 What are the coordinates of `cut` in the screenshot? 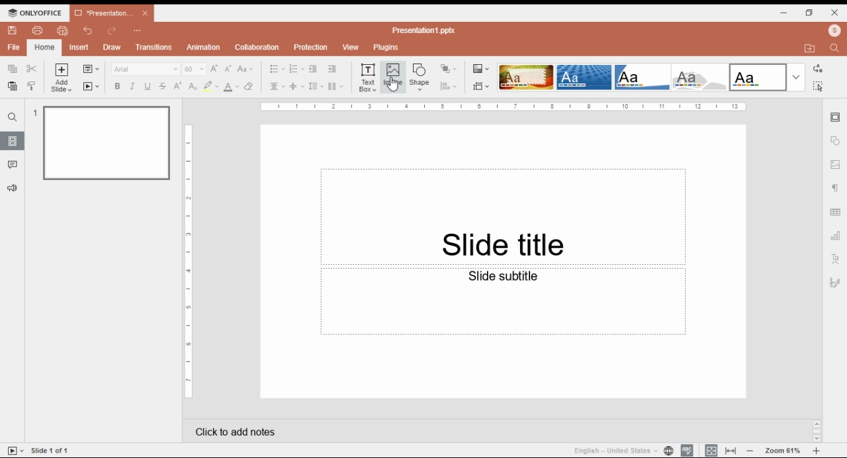 It's located at (32, 69).